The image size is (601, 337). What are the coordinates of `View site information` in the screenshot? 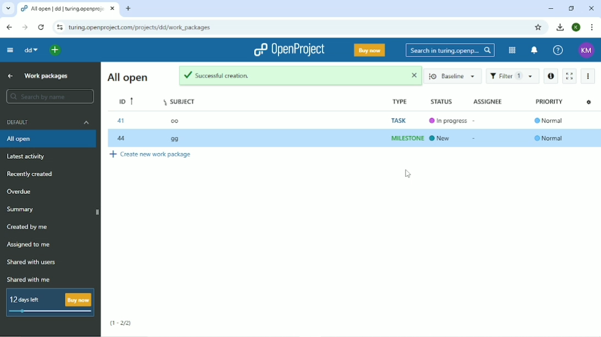 It's located at (59, 28).